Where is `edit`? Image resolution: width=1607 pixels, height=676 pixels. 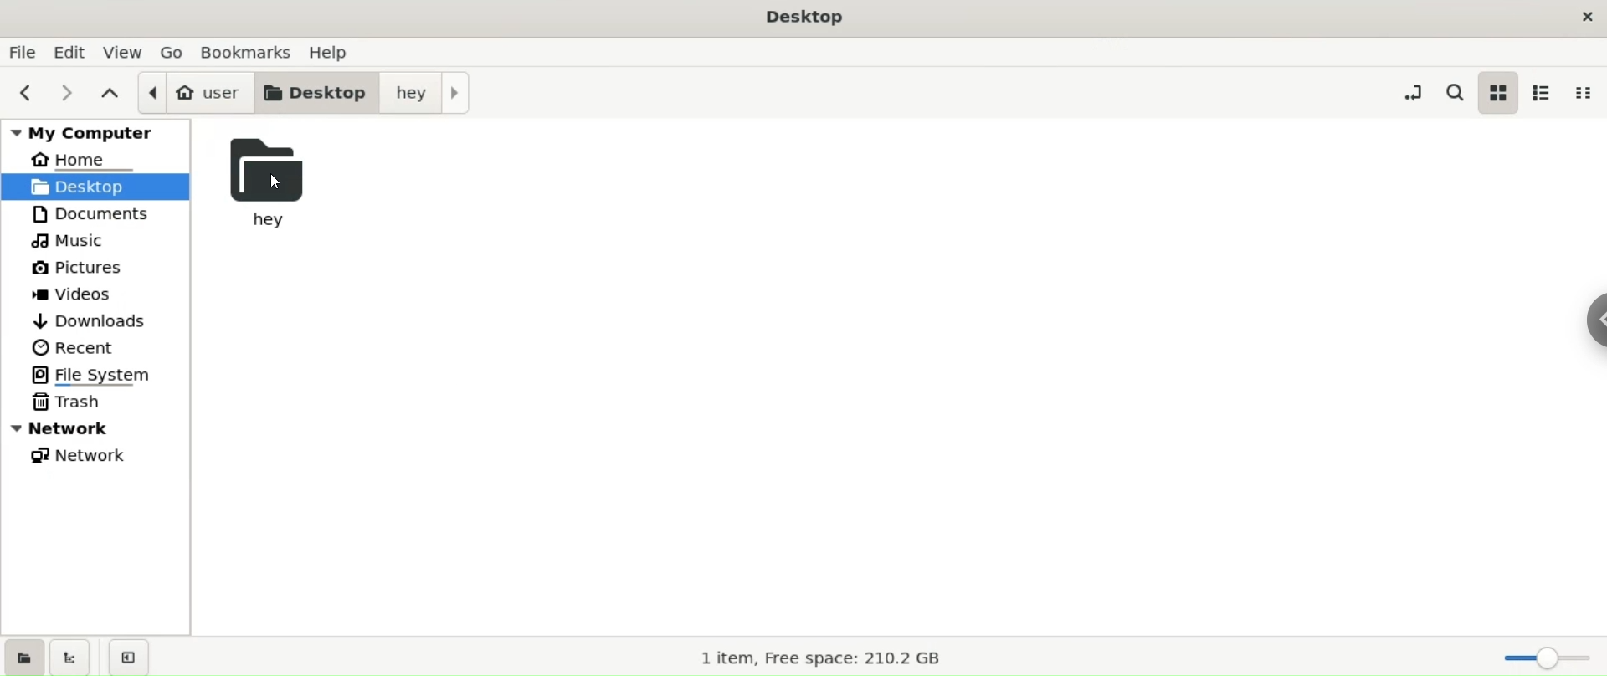
edit is located at coordinates (68, 53).